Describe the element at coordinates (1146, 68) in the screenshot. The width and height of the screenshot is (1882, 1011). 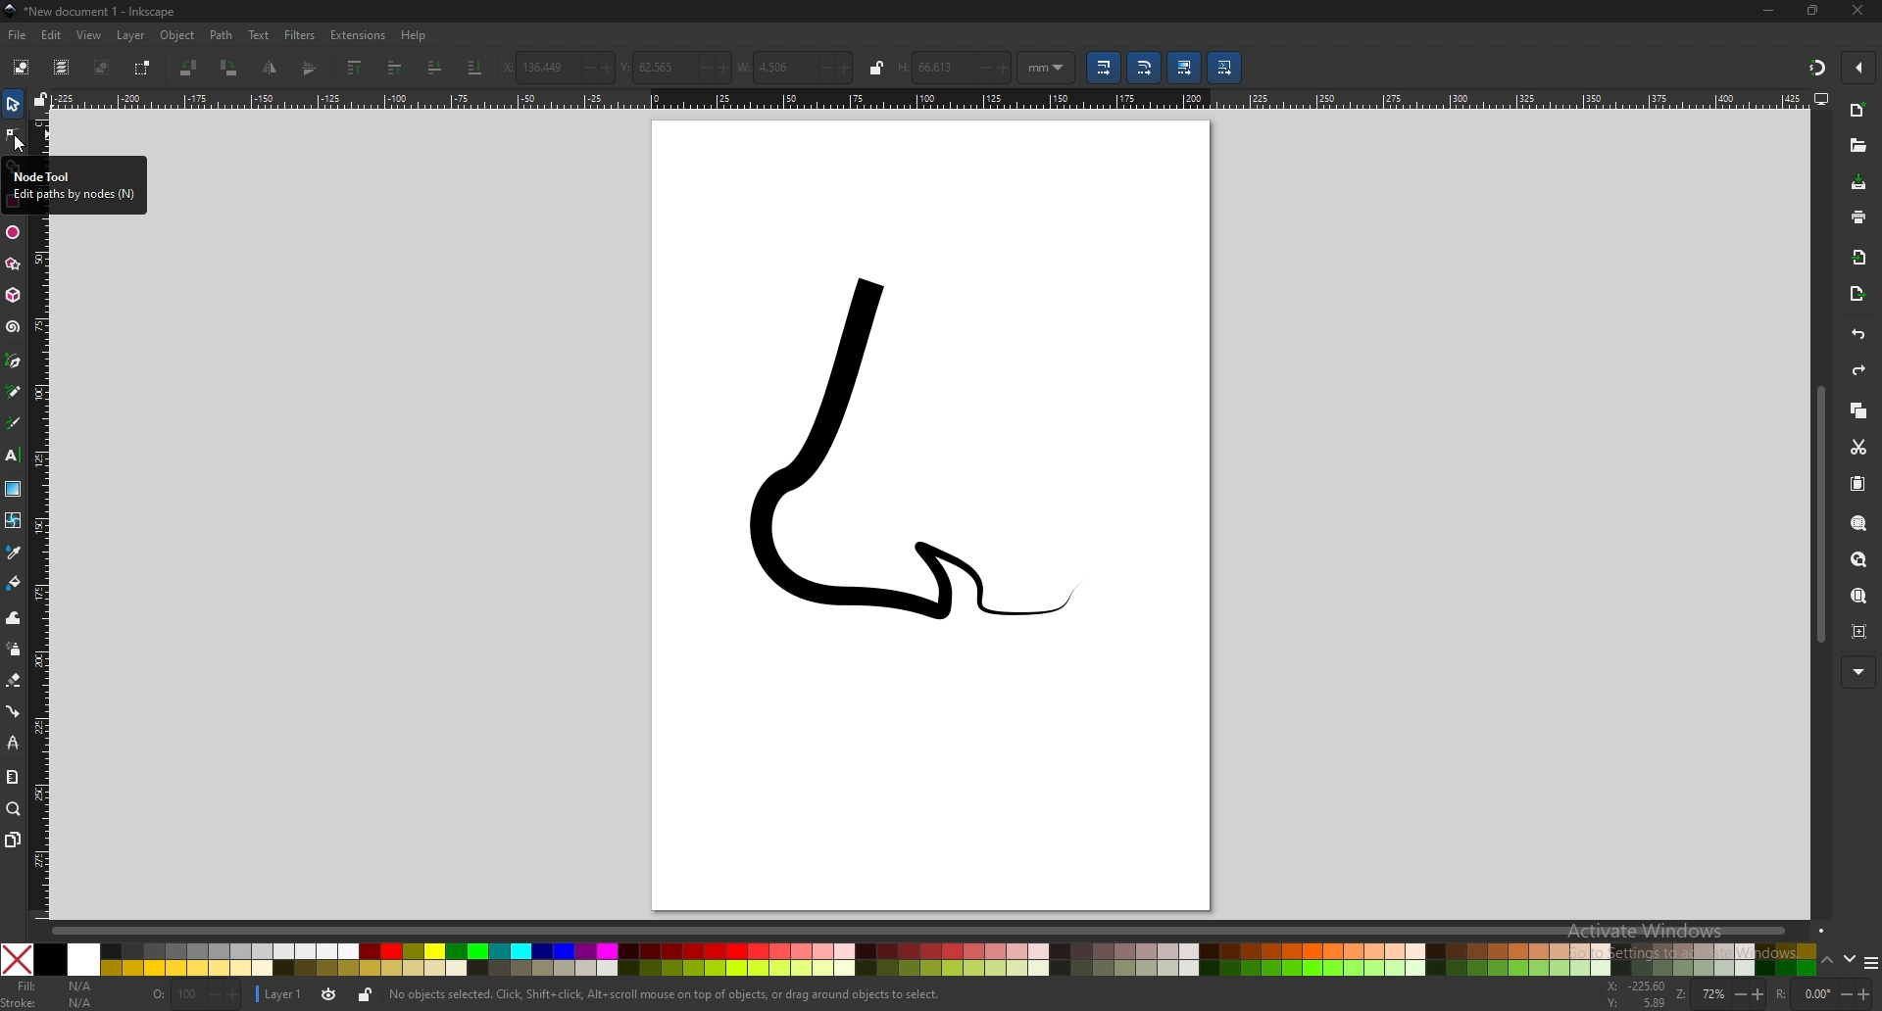
I see `scale radii` at that location.